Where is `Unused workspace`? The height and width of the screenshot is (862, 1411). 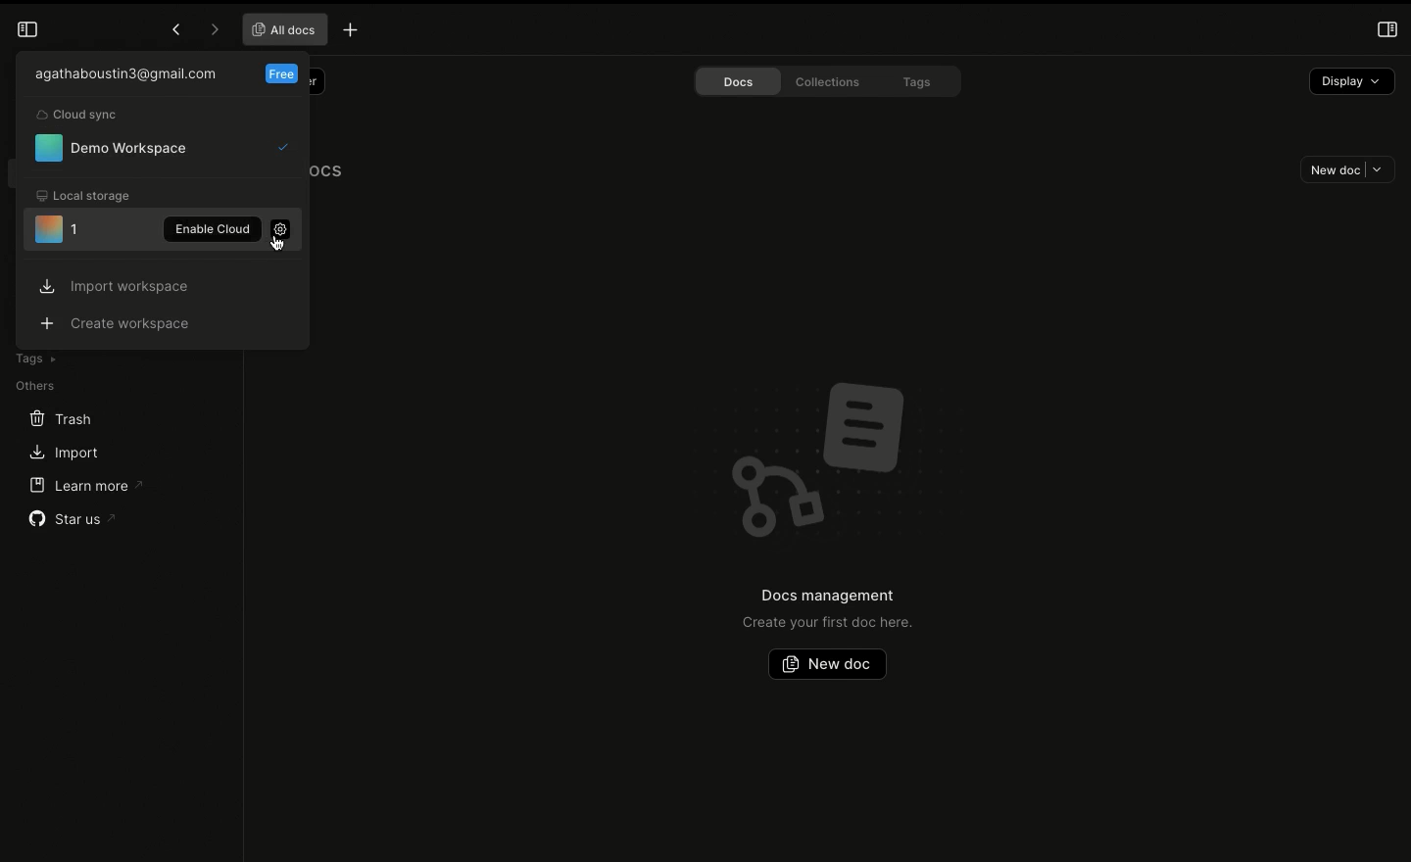
Unused workspace is located at coordinates (76, 234).